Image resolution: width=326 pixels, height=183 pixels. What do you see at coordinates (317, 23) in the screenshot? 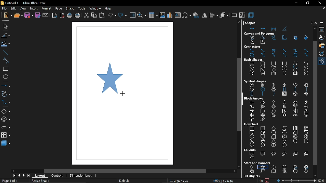
I see `close` at bounding box center [317, 23].